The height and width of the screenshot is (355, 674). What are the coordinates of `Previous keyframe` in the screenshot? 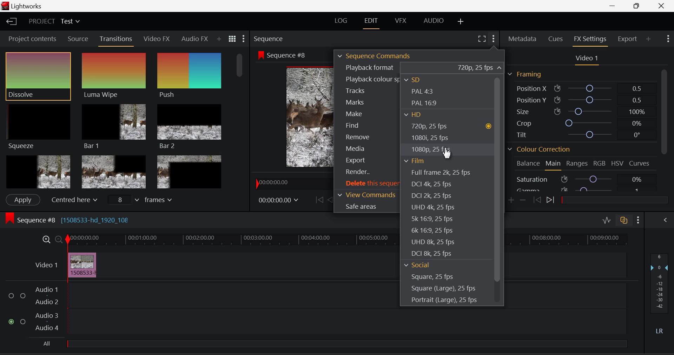 It's located at (538, 200).